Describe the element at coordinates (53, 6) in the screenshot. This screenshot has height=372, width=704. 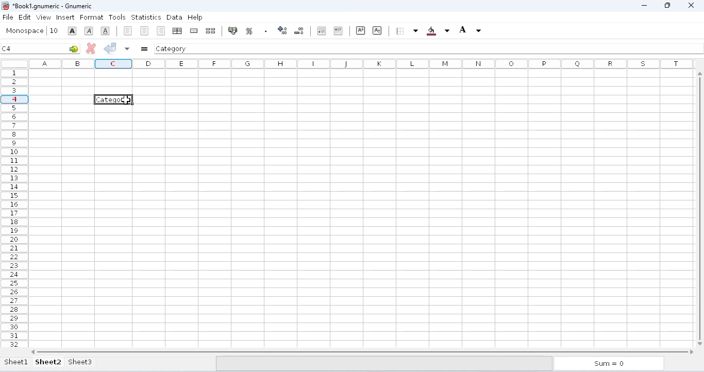
I see `title` at that location.